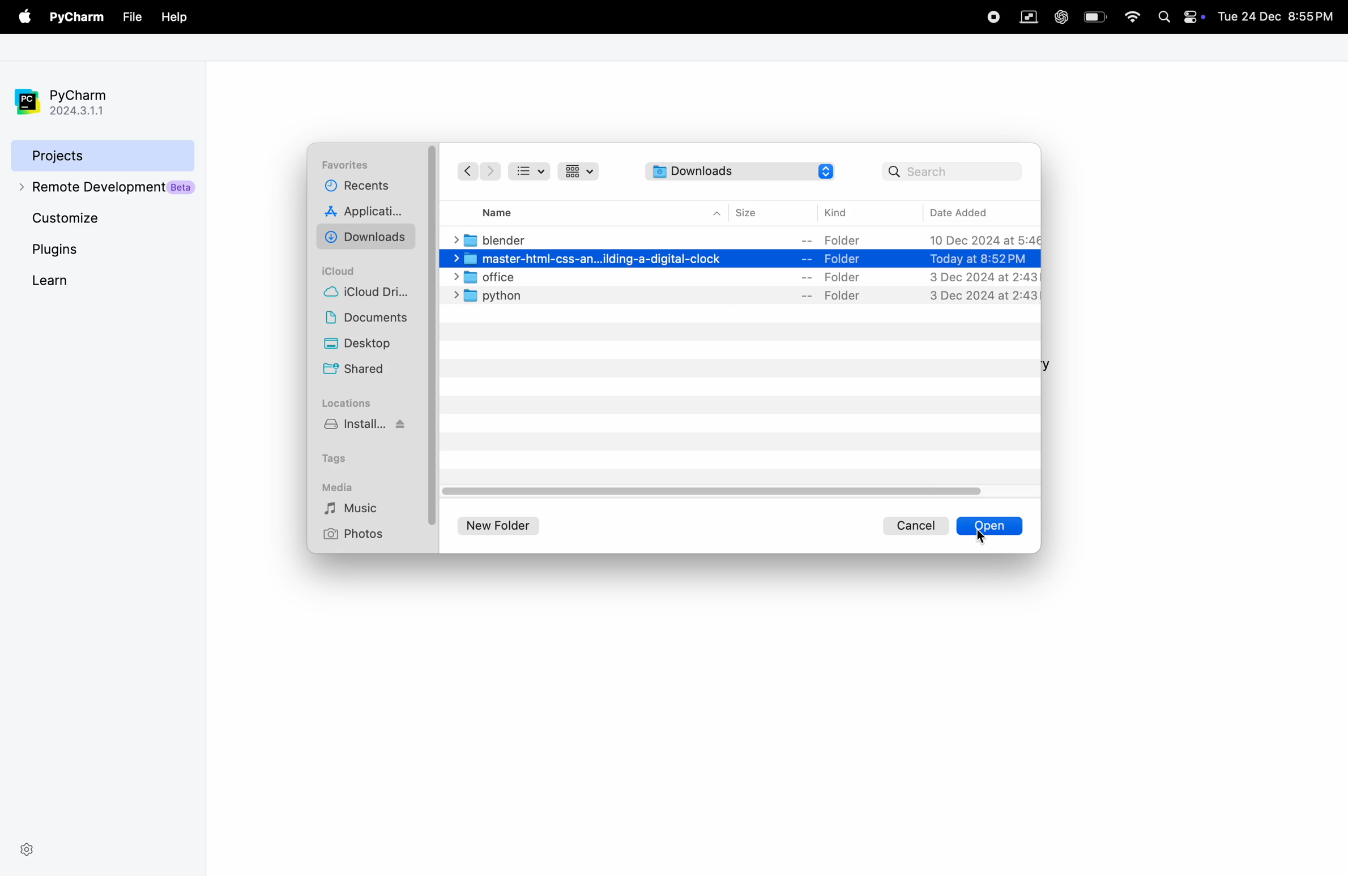 This screenshot has width=1348, height=876. What do you see at coordinates (361, 509) in the screenshot?
I see `music` at bounding box center [361, 509].